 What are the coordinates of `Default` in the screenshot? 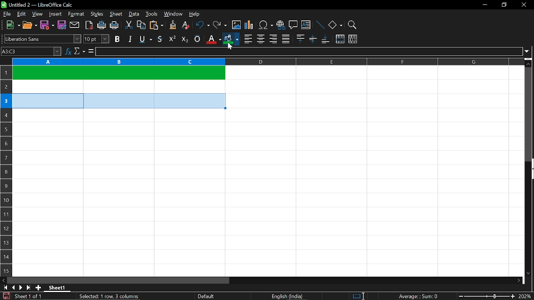 It's located at (207, 296).